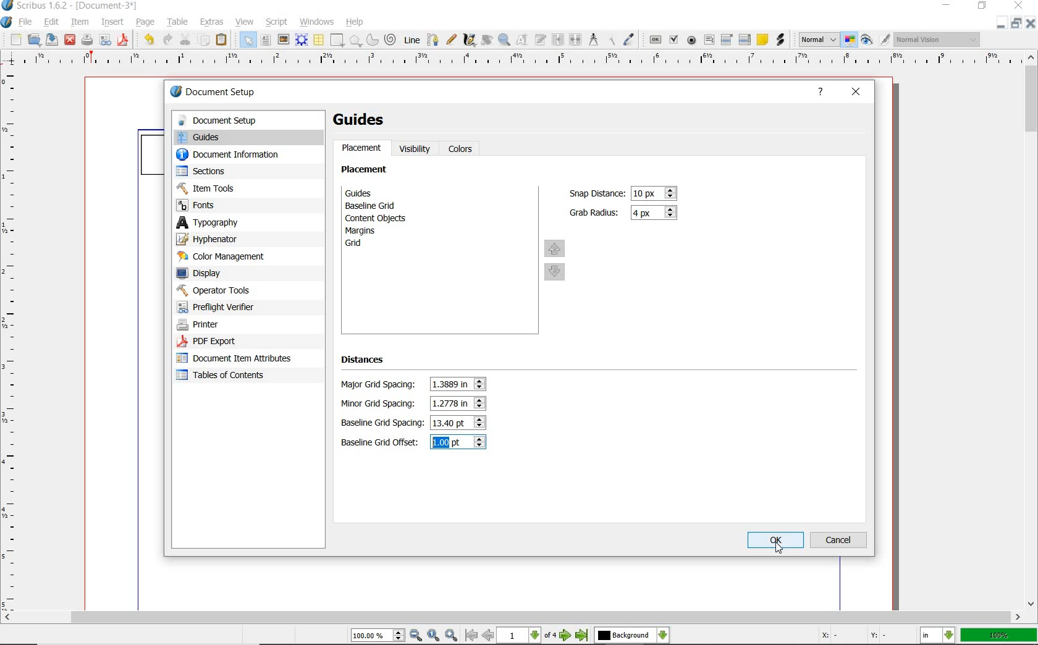 The height and width of the screenshot is (645, 1038). Describe the element at coordinates (595, 193) in the screenshot. I see `Snap Distance:` at that location.